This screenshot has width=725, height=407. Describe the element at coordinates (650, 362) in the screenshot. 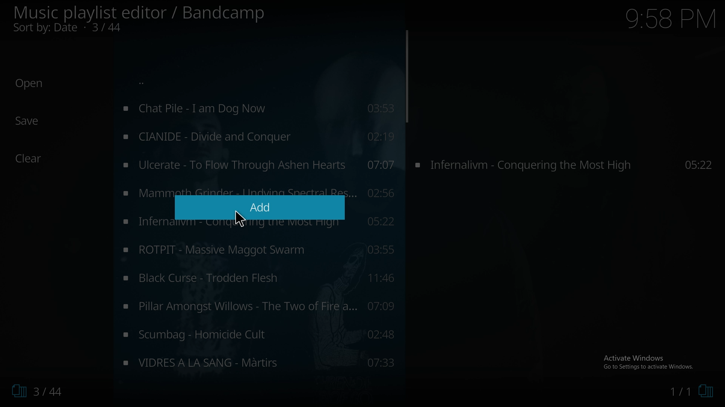

I see `Activate Windows, Go to settings to activate windows` at that location.